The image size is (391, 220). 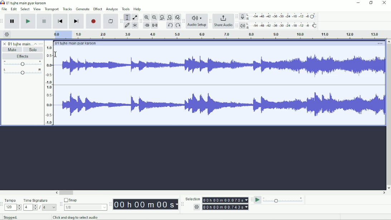 I want to click on 01 tujhe main pyar karoon, so click(x=28, y=3).